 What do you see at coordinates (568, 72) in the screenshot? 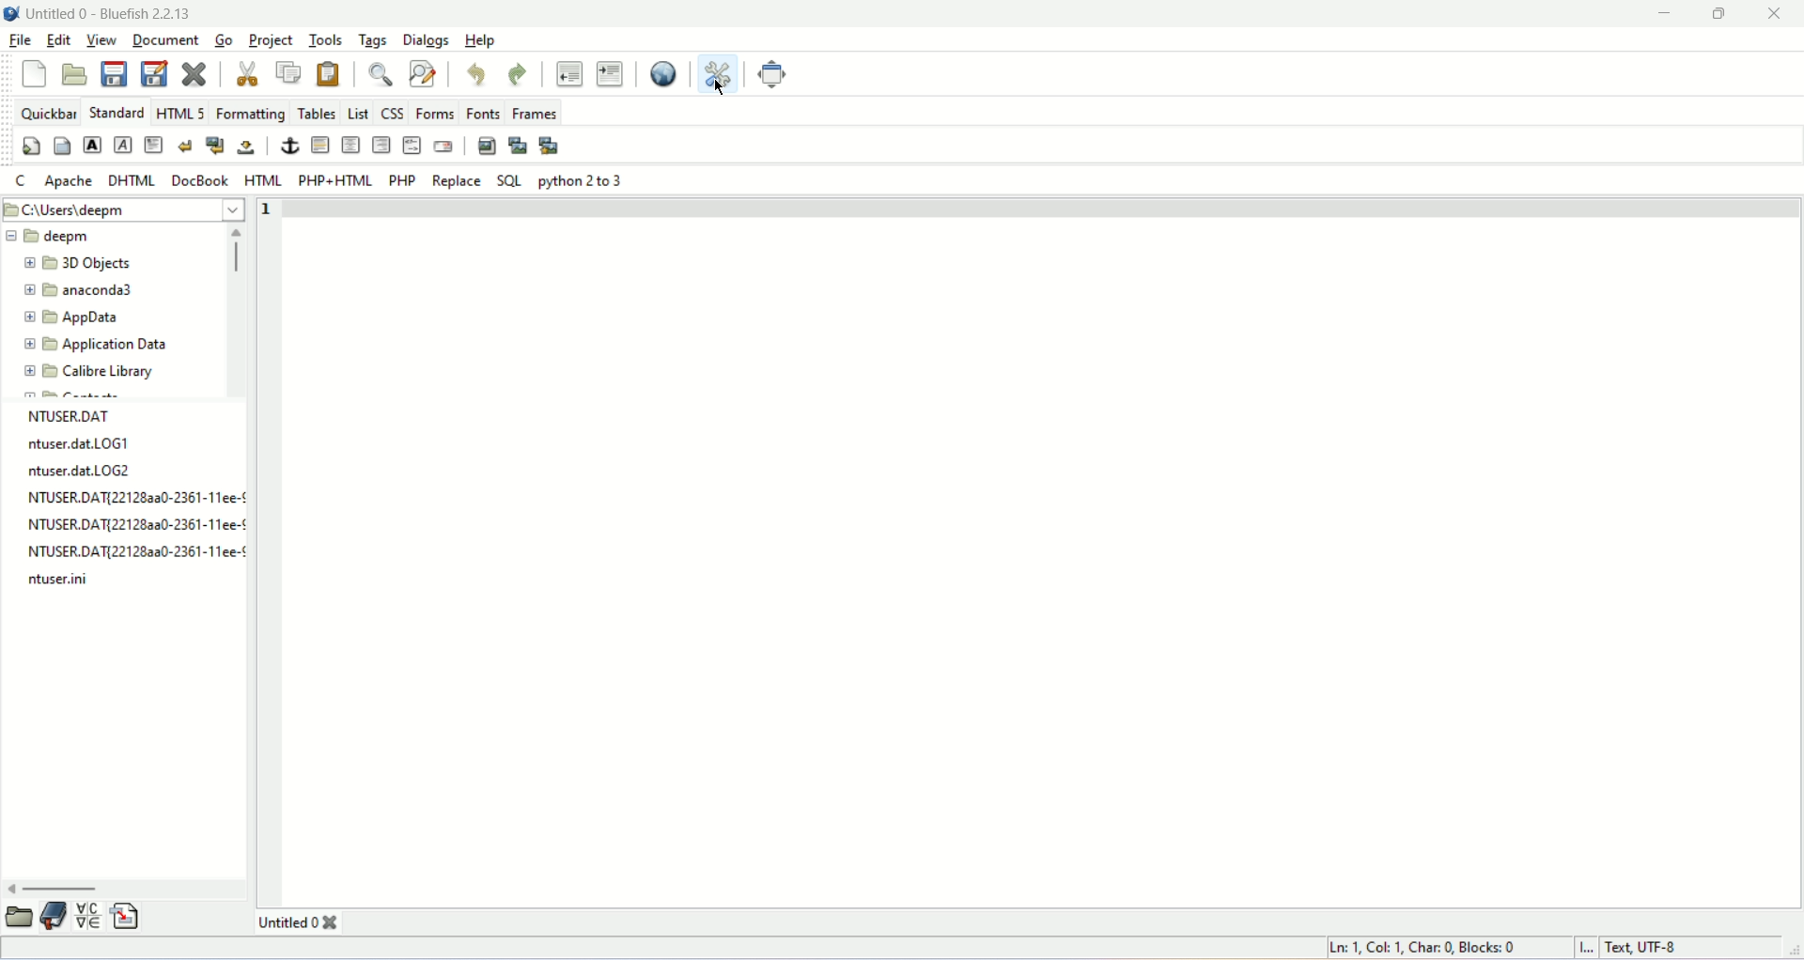
I see `unindent` at bounding box center [568, 72].